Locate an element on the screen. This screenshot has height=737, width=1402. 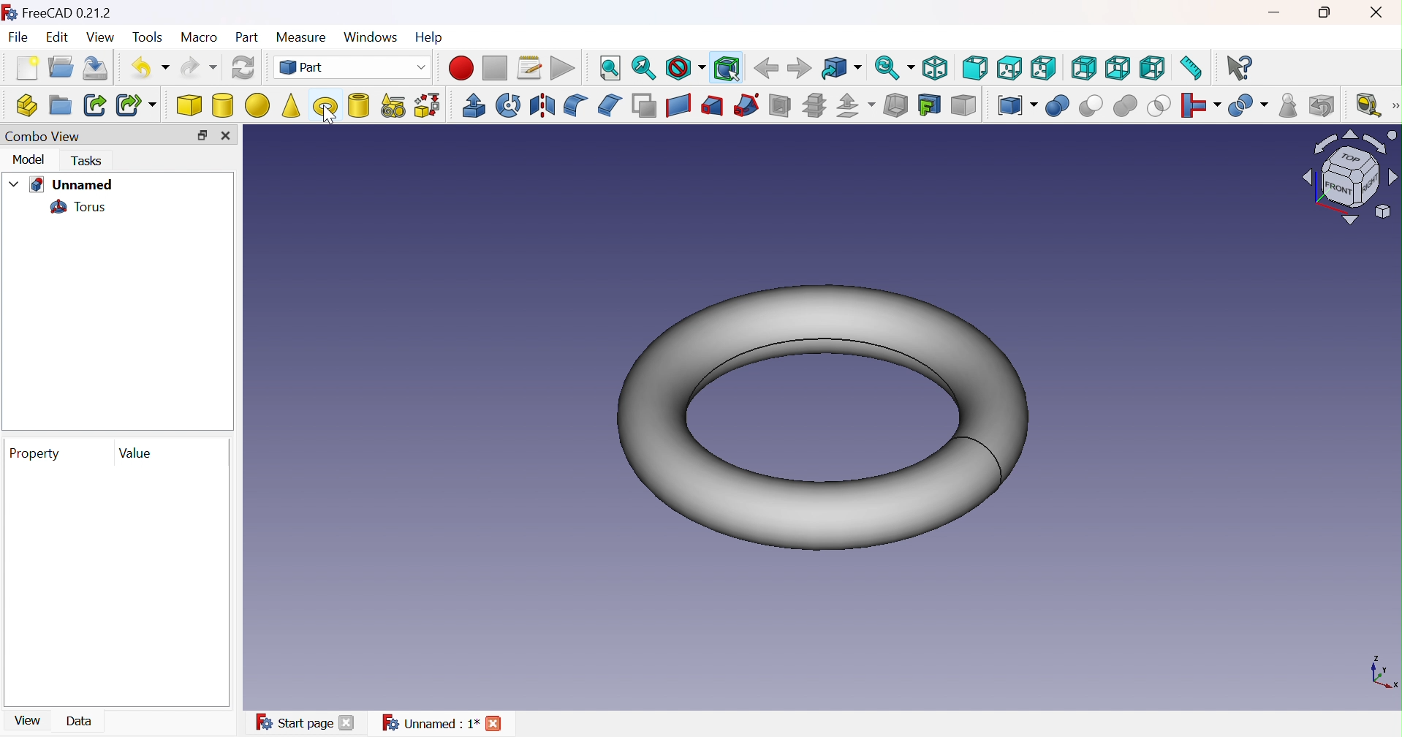
Defeaturing is located at coordinates (1323, 106).